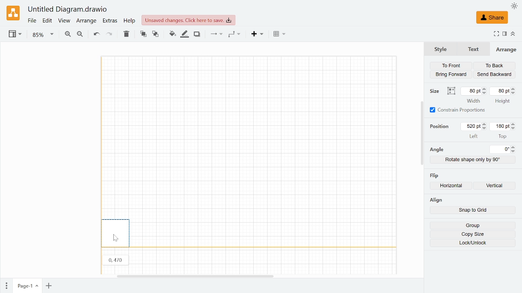 This screenshot has width=522, height=293. Describe the element at coordinates (514, 151) in the screenshot. I see `Decrease angle` at that location.